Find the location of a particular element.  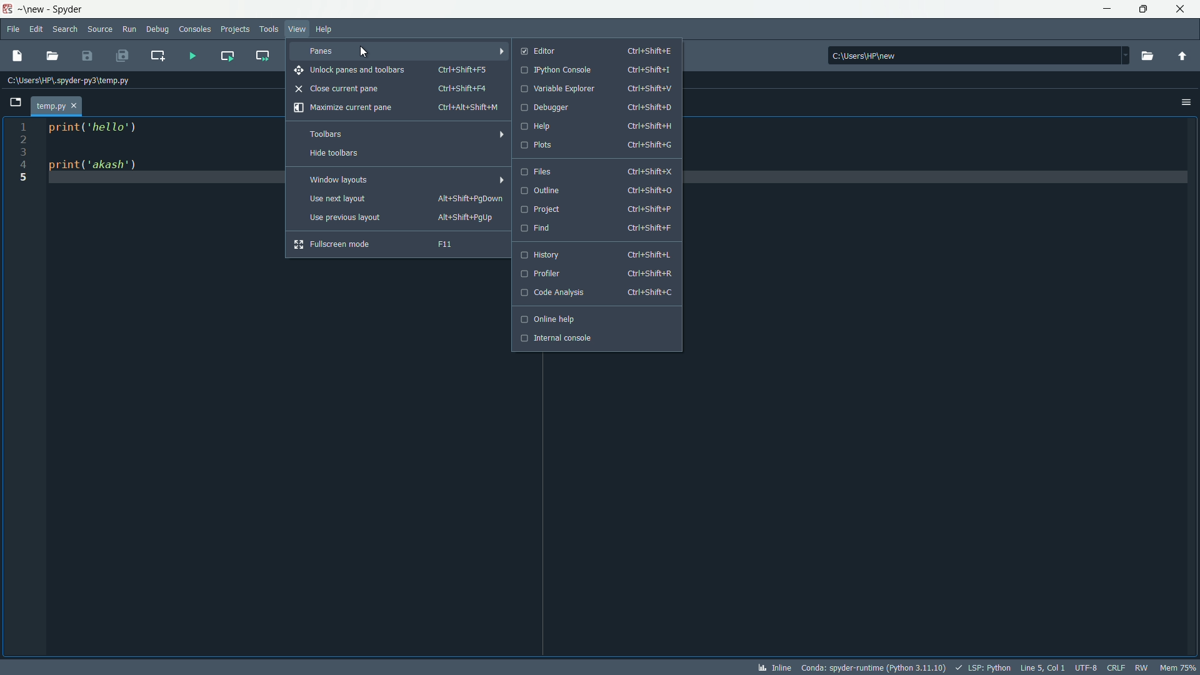

current file tab is located at coordinates (58, 106).